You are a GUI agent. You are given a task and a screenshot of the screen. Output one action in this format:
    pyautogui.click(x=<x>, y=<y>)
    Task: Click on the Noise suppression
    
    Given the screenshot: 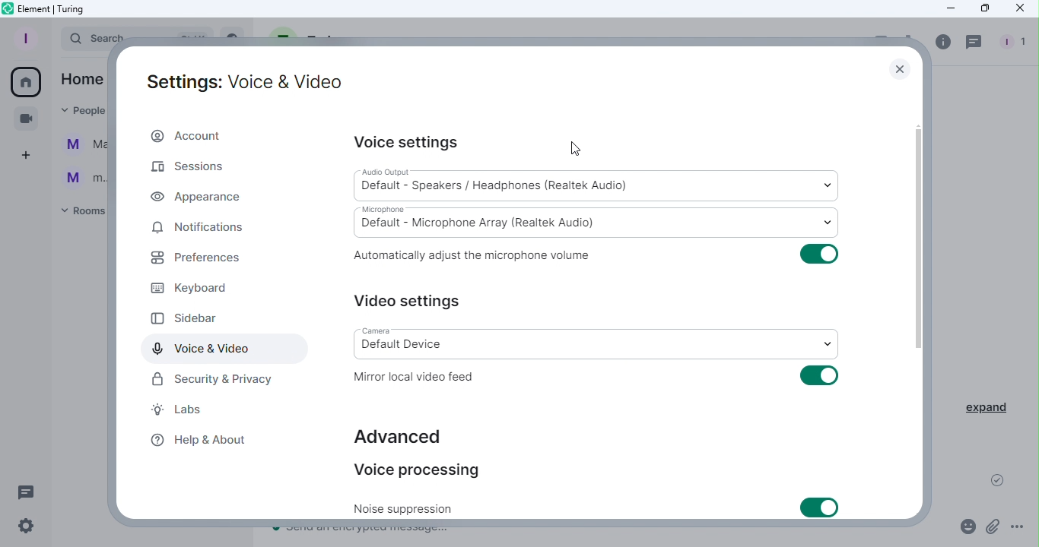 What is the action you would take?
    pyautogui.click(x=412, y=508)
    